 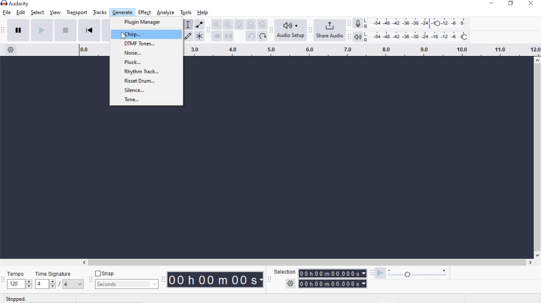 I want to click on Timeline options, so click(x=10, y=49).